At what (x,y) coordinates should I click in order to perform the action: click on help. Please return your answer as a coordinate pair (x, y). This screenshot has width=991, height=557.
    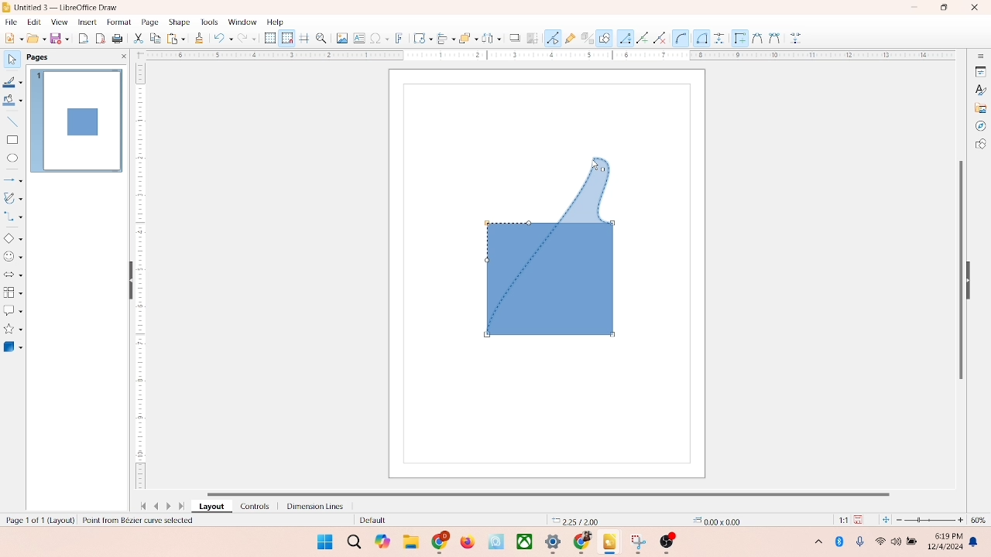
    Looking at the image, I should click on (276, 22).